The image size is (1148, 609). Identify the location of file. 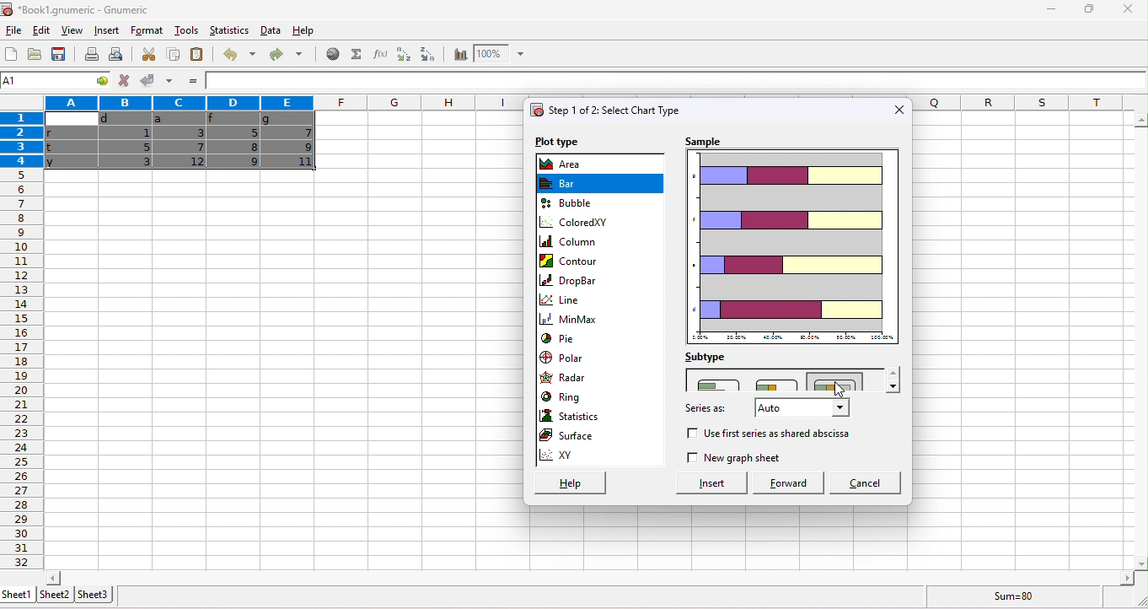
(12, 30).